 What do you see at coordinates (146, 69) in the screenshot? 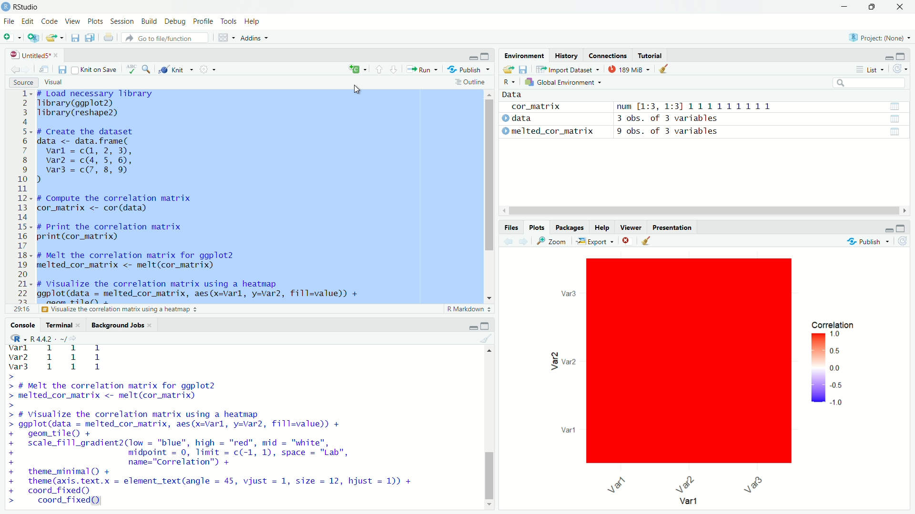
I see `find and replace` at bounding box center [146, 69].